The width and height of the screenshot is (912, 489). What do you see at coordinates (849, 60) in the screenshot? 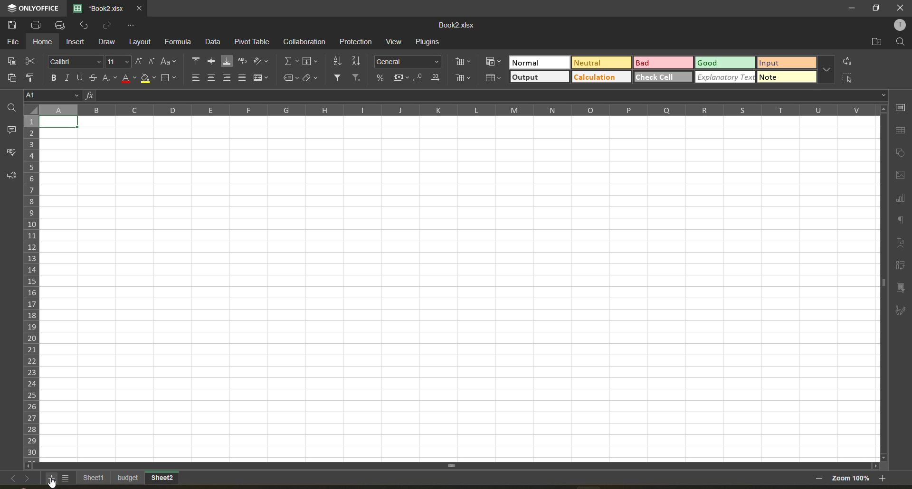
I see `replace` at bounding box center [849, 60].